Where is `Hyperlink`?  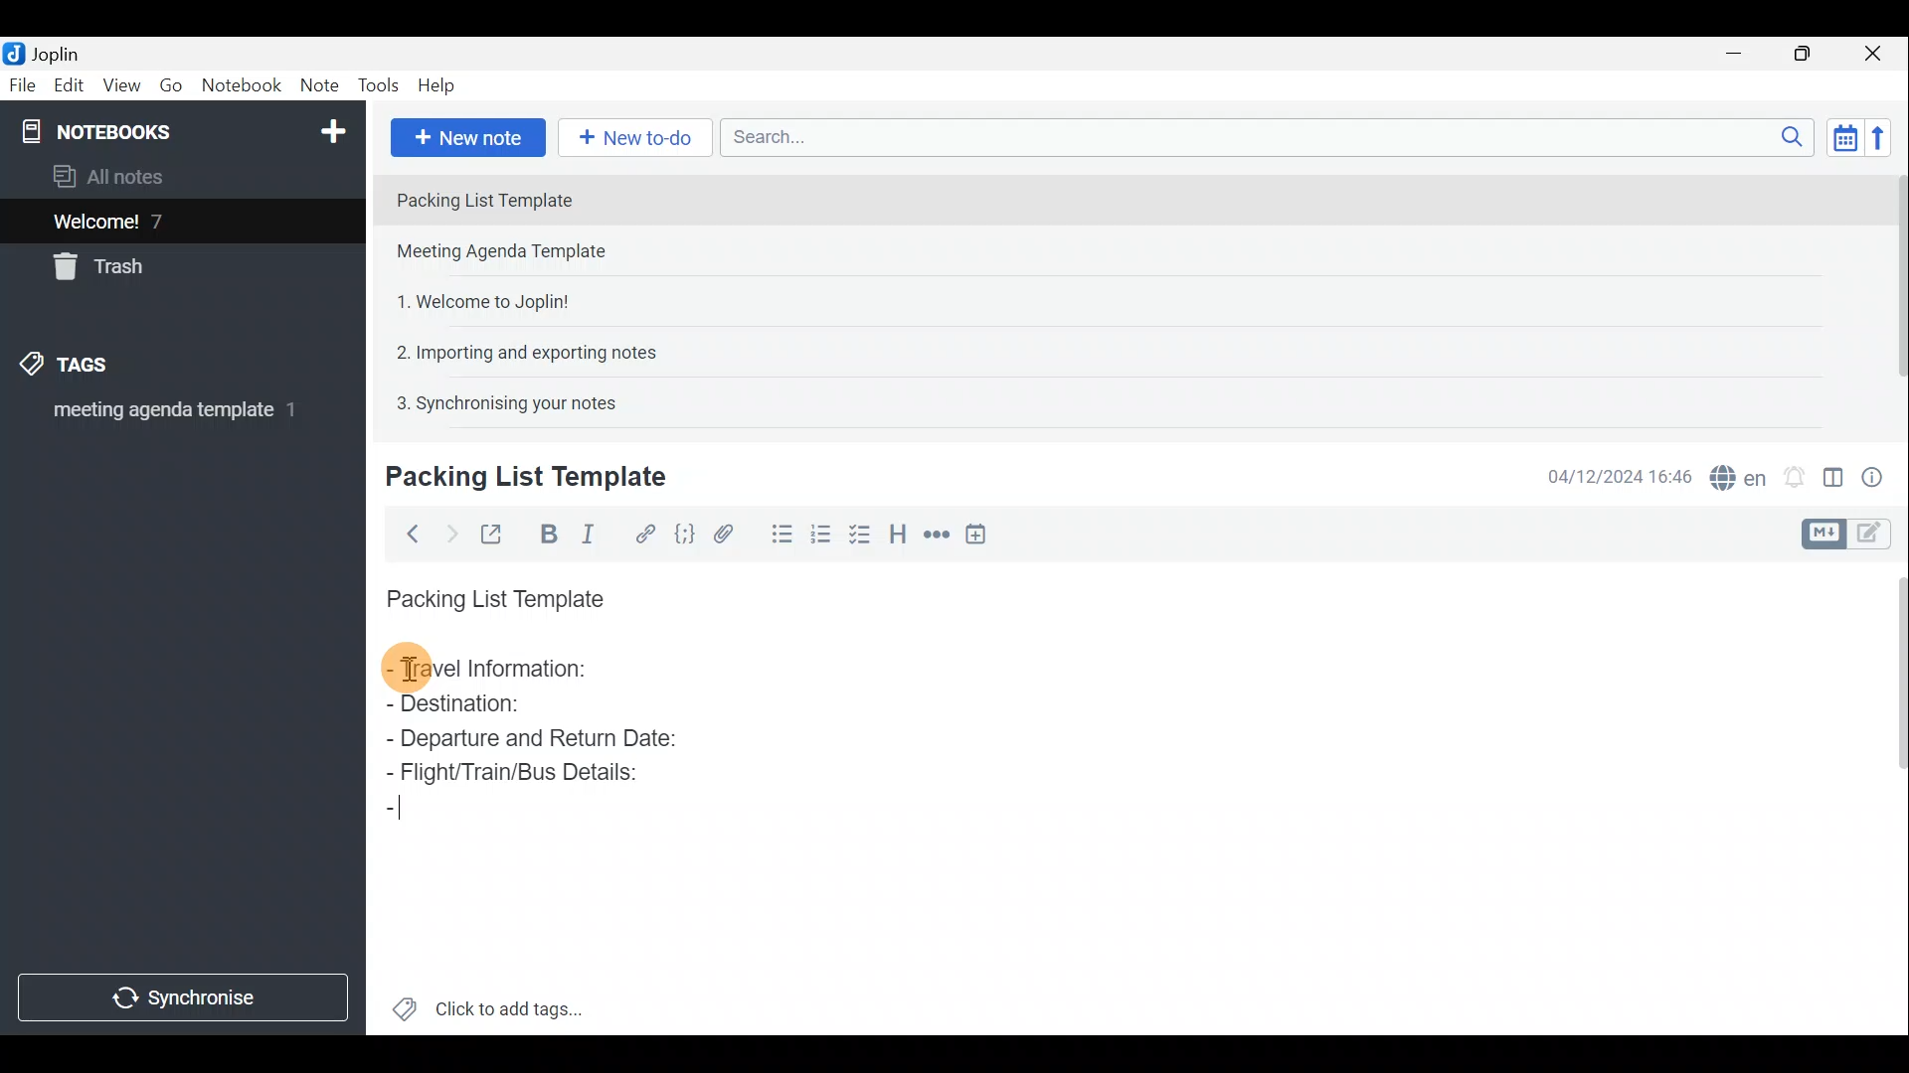
Hyperlink is located at coordinates (641, 532).